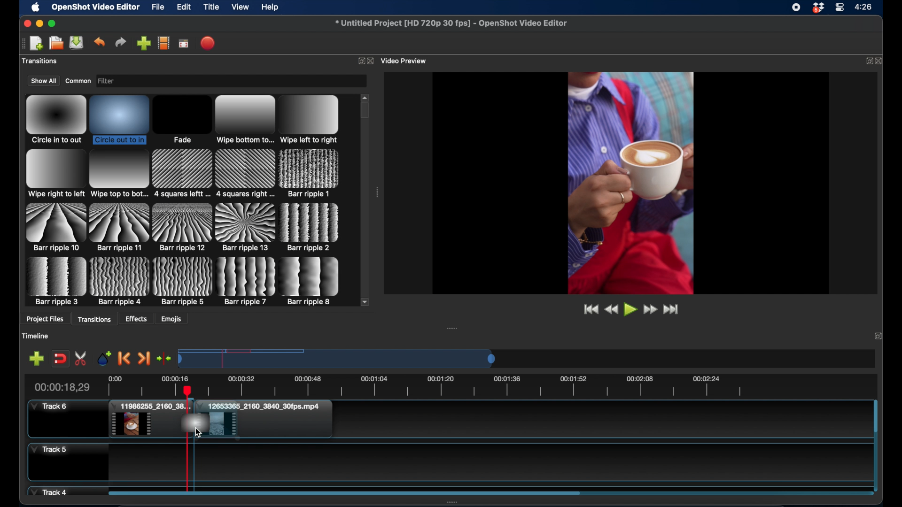  Describe the element at coordinates (365, 301) in the screenshot. I see `scroll down arrow` at that location.